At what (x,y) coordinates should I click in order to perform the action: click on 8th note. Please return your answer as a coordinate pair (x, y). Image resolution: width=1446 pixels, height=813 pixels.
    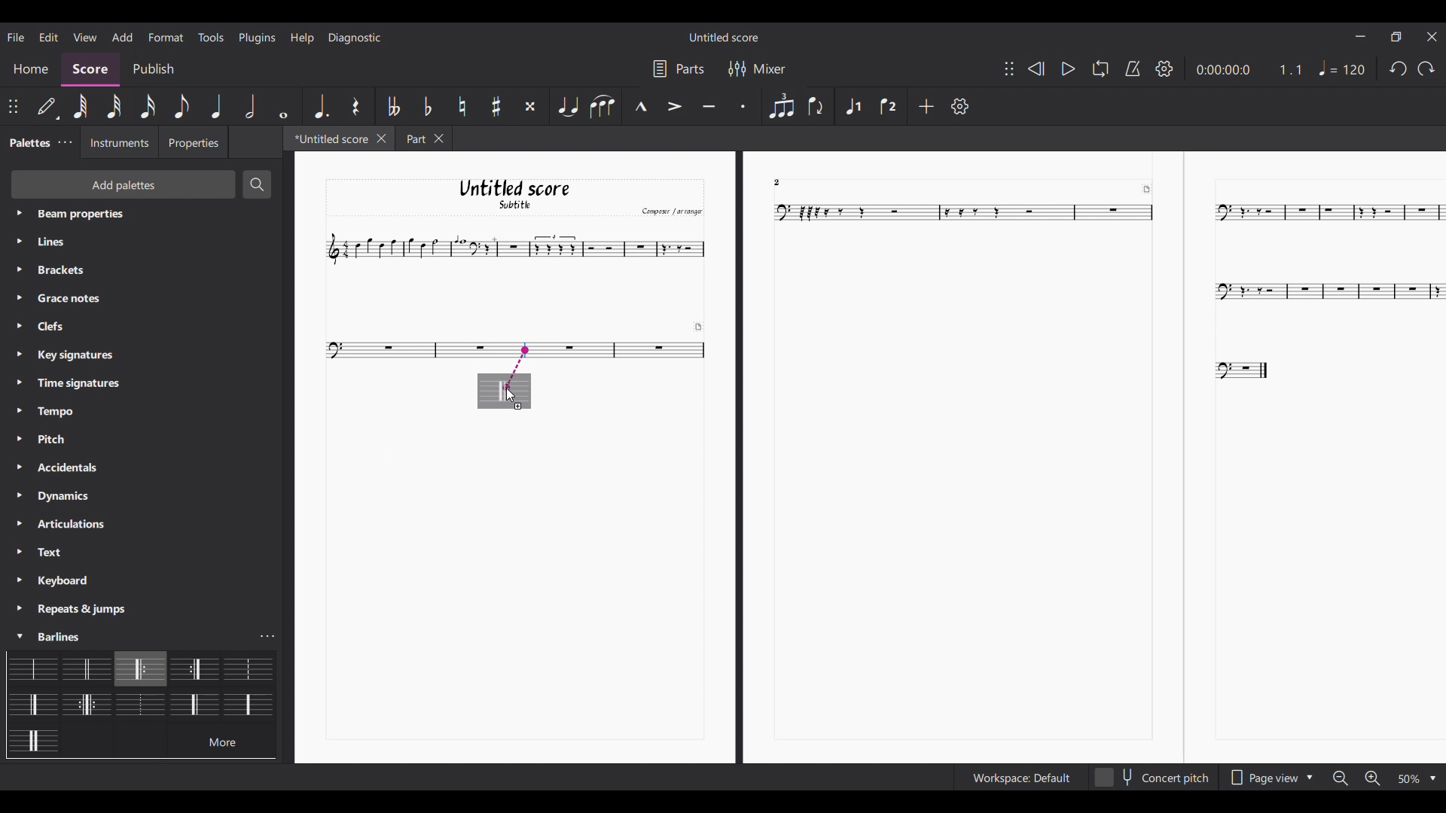
    Looking at the image, I should click on (181, 106).